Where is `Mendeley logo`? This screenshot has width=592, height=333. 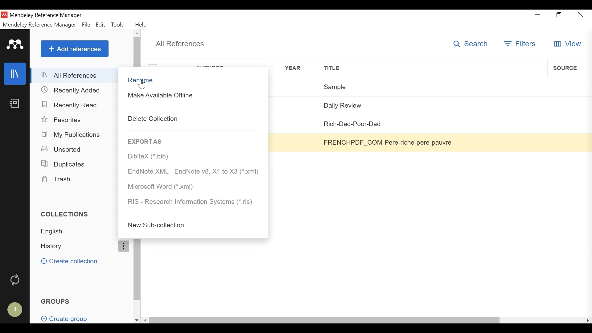
Mendeley logo is located at coordinates (15, 45).